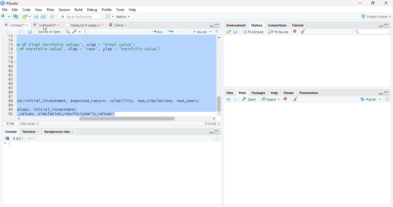  Describe the element at coordinates (370, 99) in the screenshot. I see `publish` at that location.